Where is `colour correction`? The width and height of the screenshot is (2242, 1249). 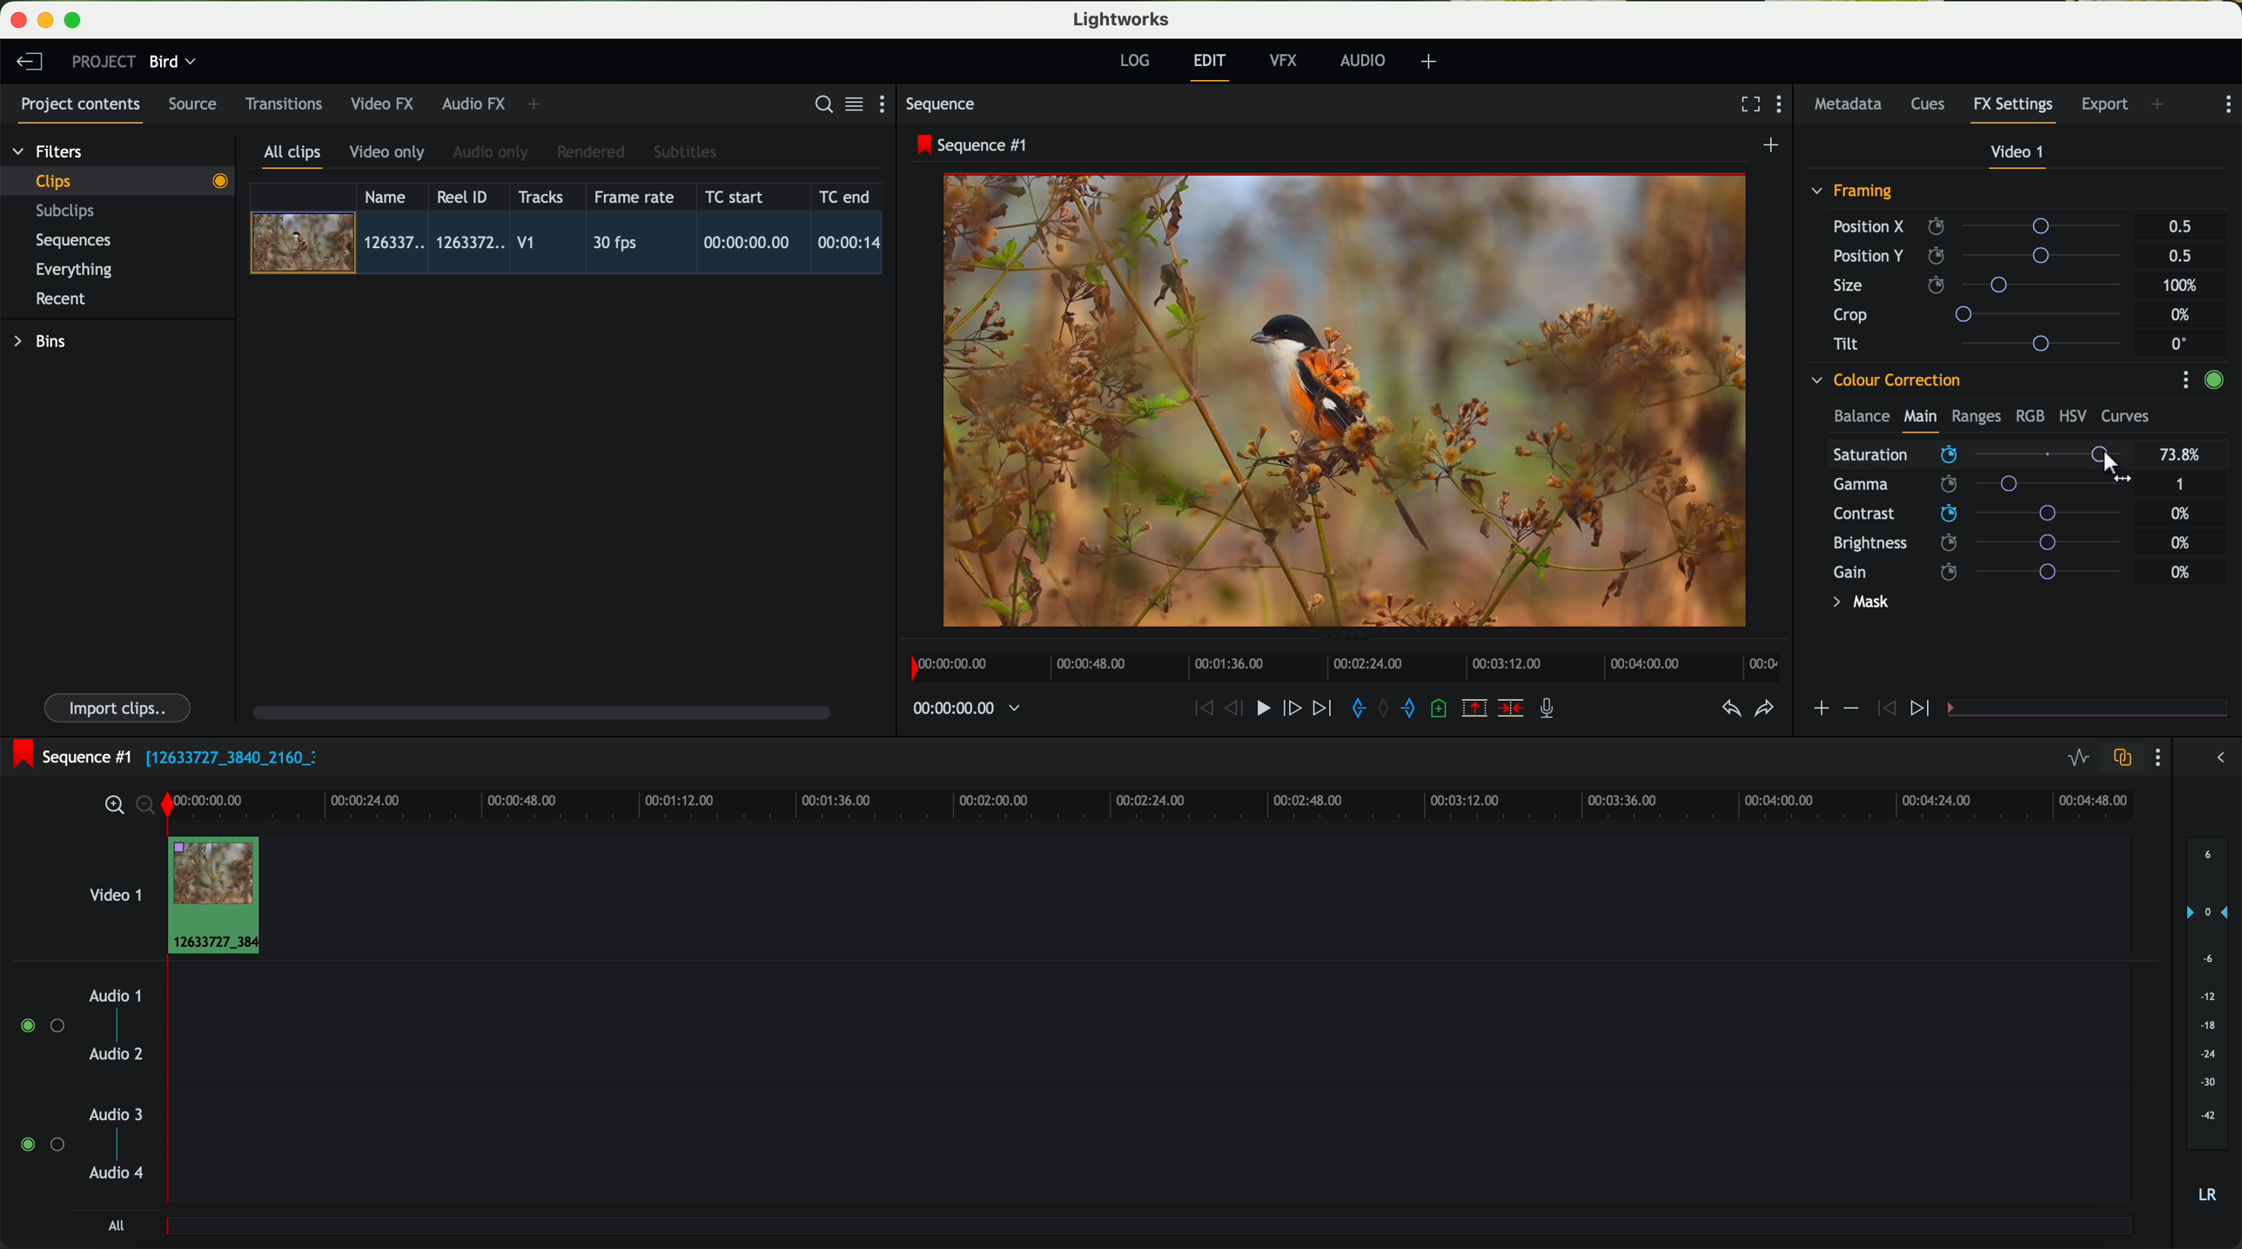 colour correction is located at coordinates (1884, 380).